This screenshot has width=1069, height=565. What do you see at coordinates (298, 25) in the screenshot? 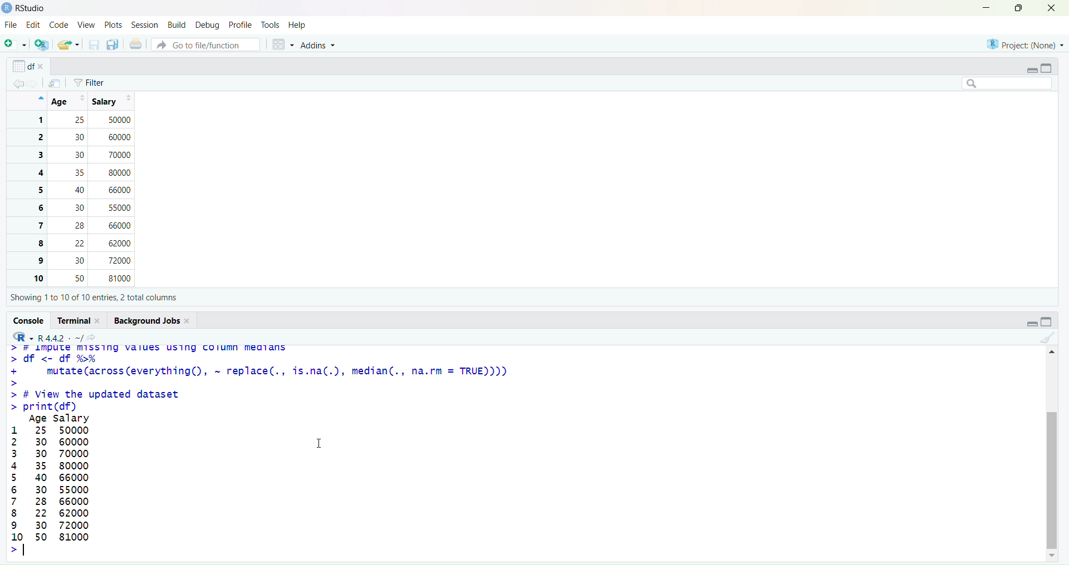
I see `help` at bounding box center [298, 25].